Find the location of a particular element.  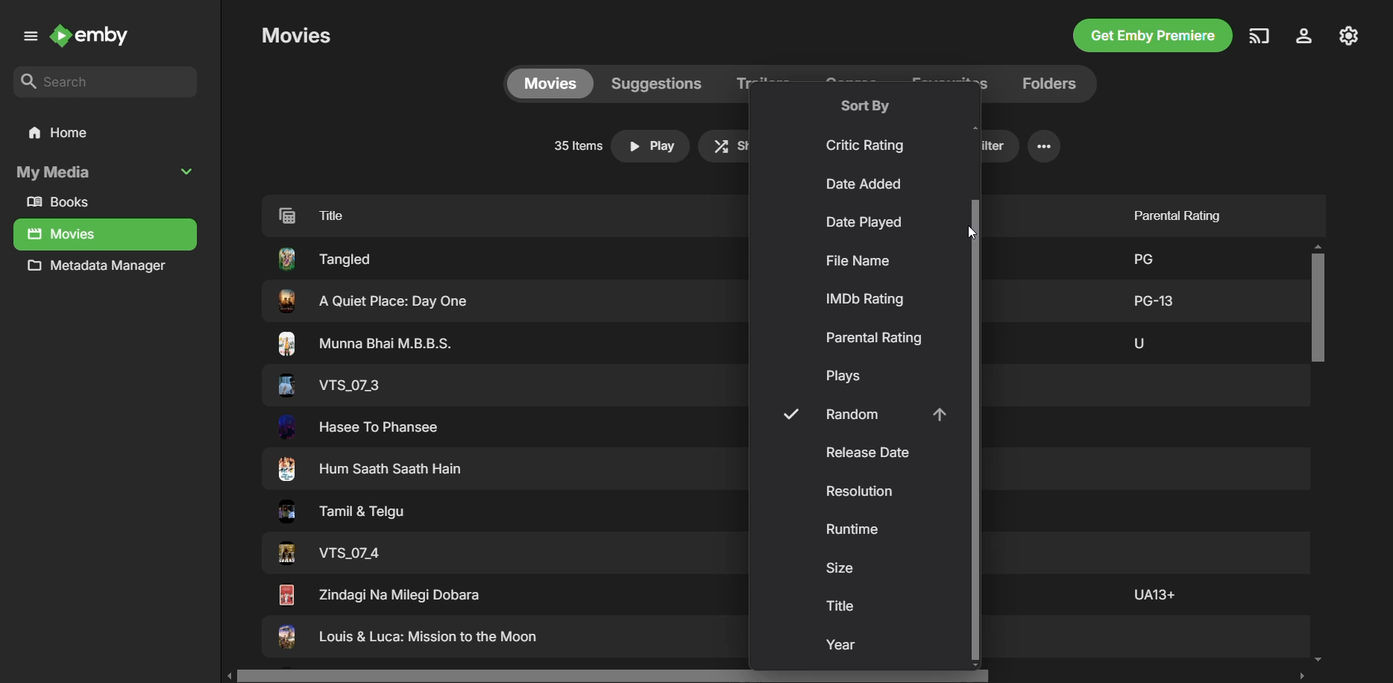

Title is located at coordinates (842, 605).